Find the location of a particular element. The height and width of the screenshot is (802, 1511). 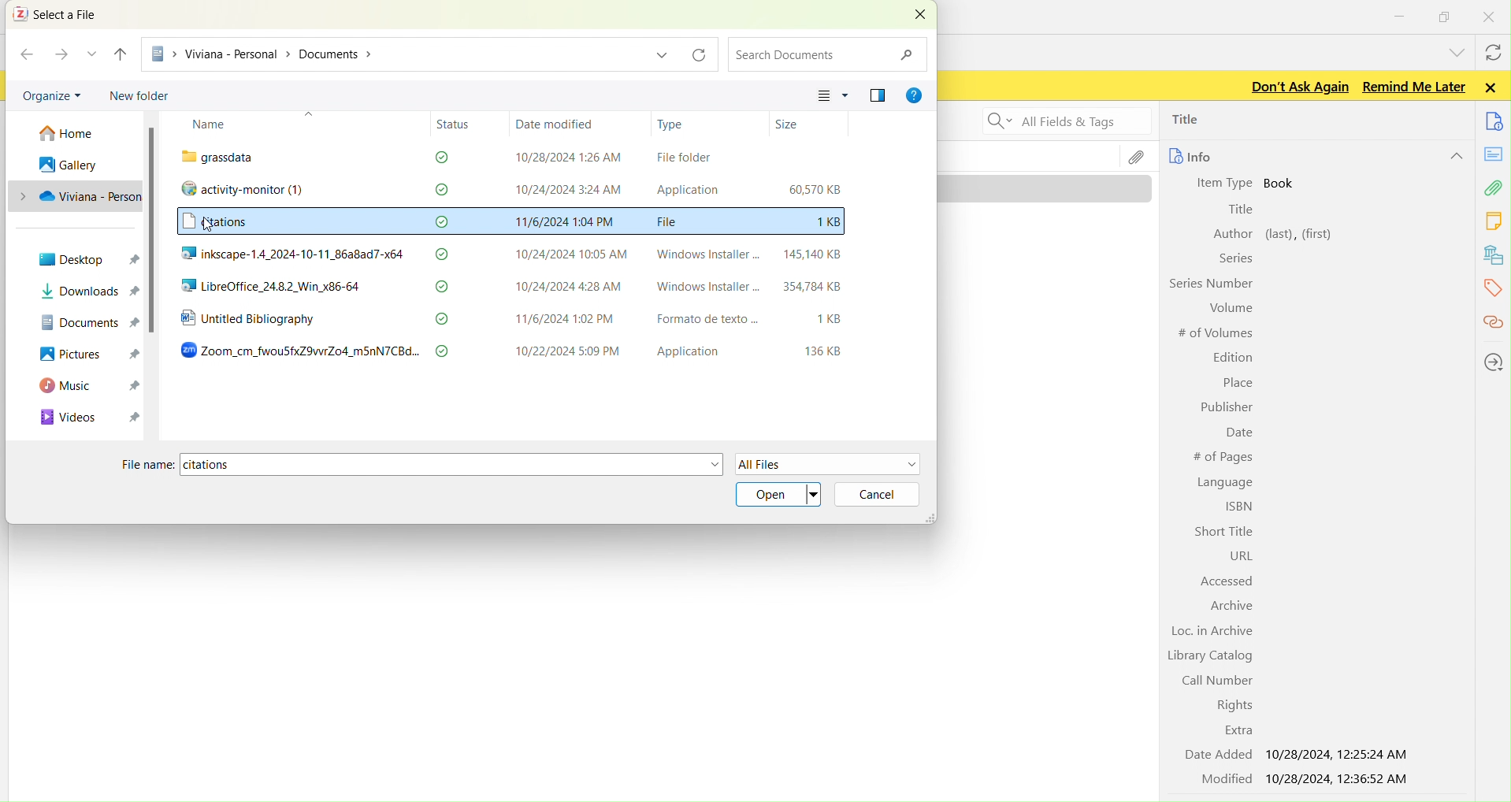

check is located at coordinates (447, 287).